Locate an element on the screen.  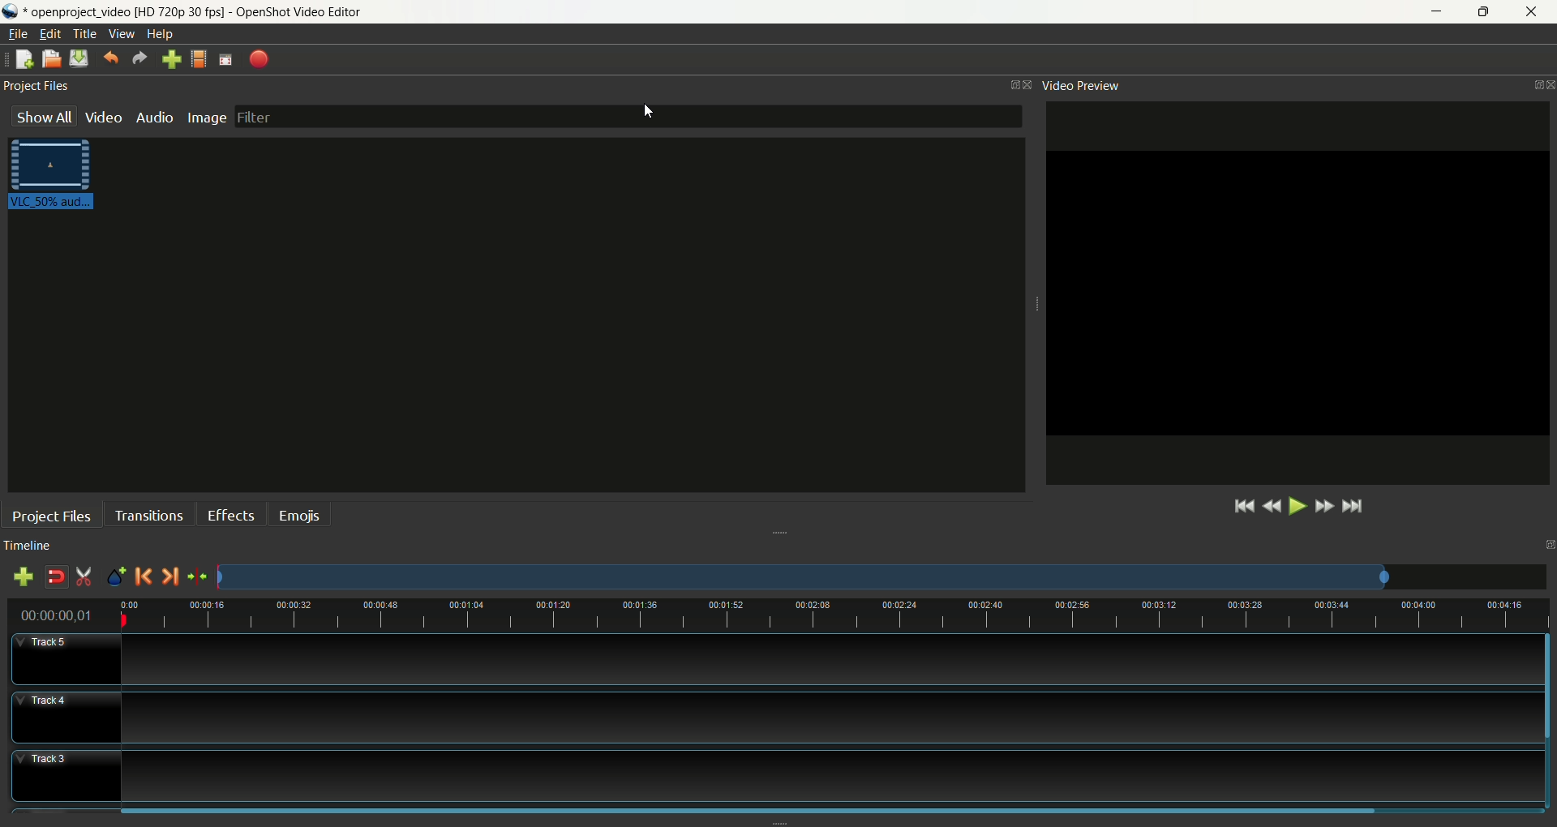
jump to start is located at coordinates (1242, 506).